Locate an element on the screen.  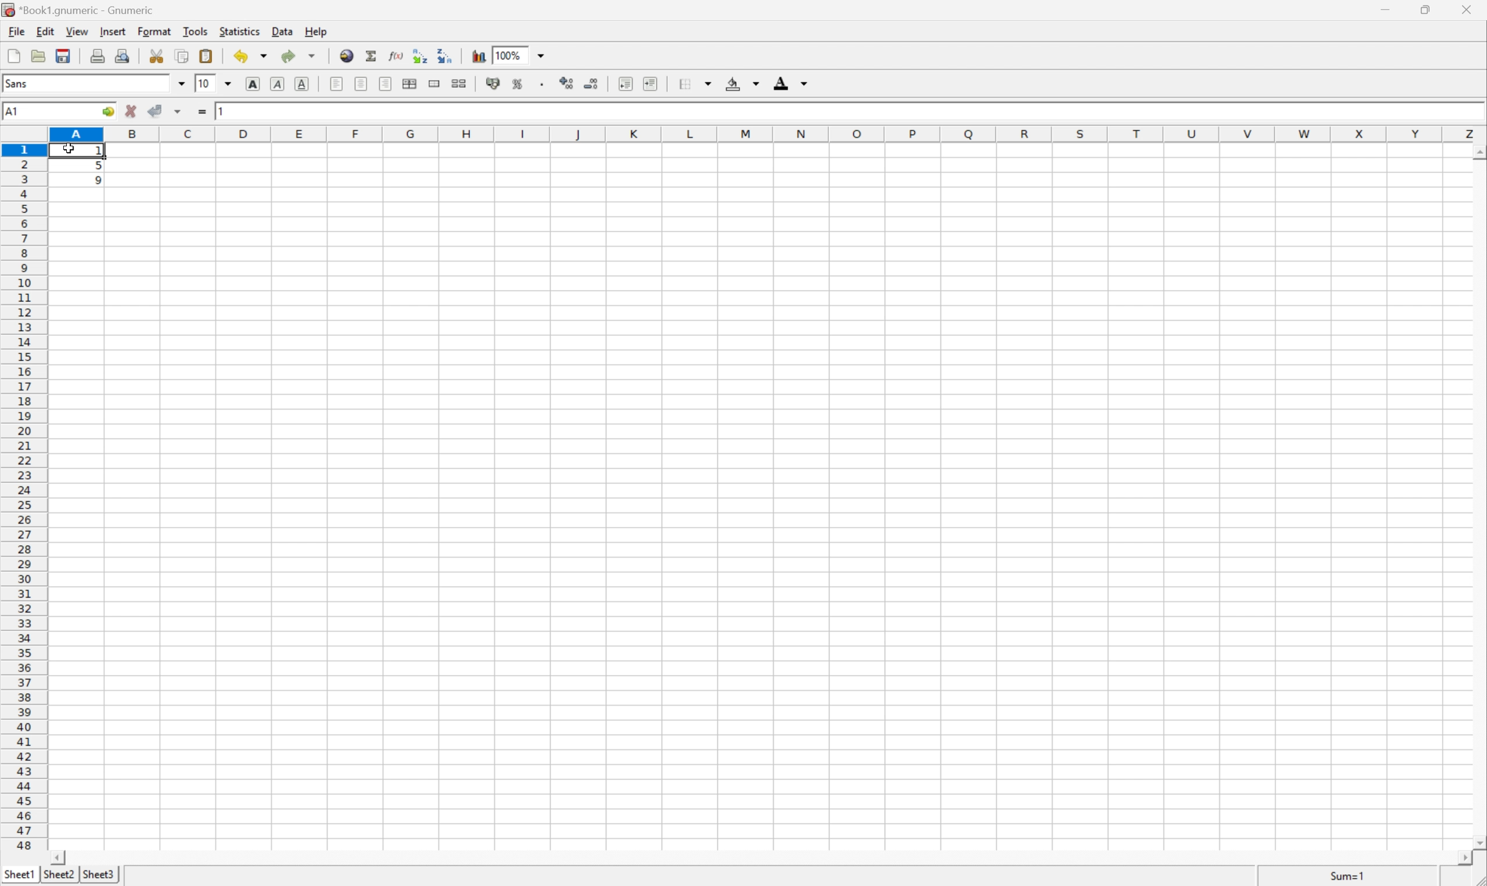
align right is located at coordinates (387, 83).